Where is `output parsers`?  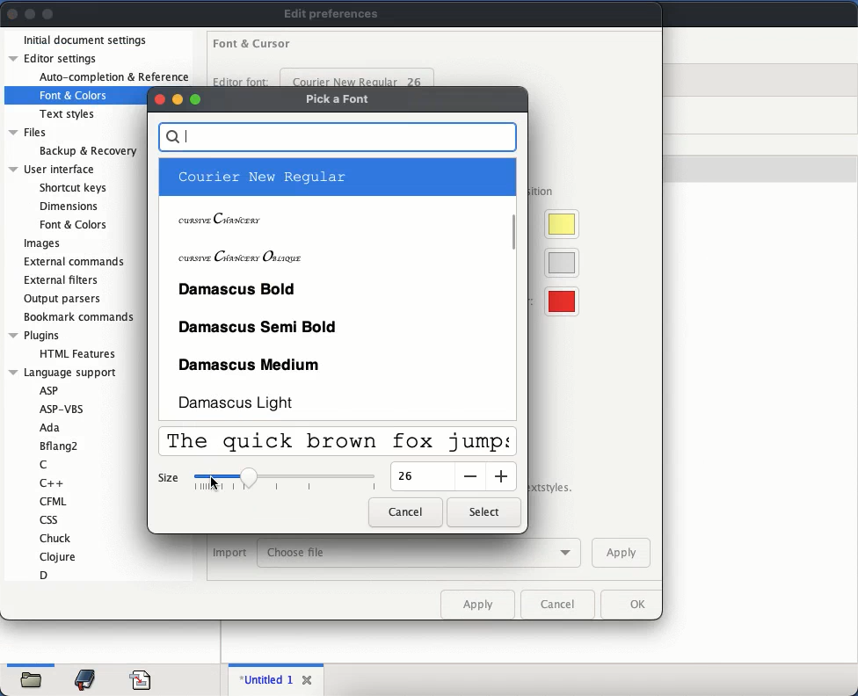 output parsers is located at coordinates (64, 299).